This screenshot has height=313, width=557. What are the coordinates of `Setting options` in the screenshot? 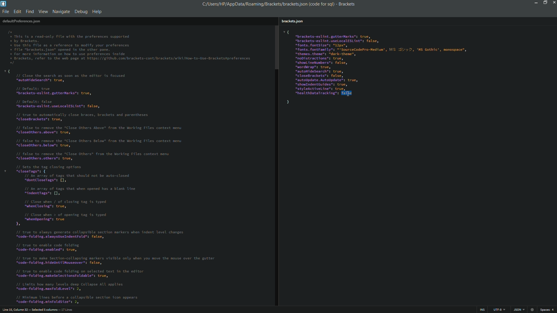 It's located at (116, 186).